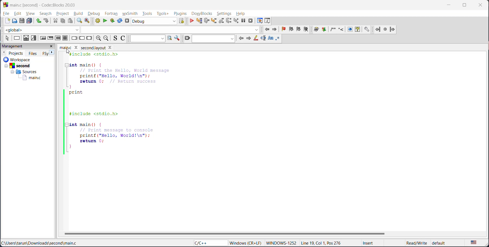 Image resolution: width=489 pixels, height=247 pixels. I want to click on minimize, so click(448, 5).